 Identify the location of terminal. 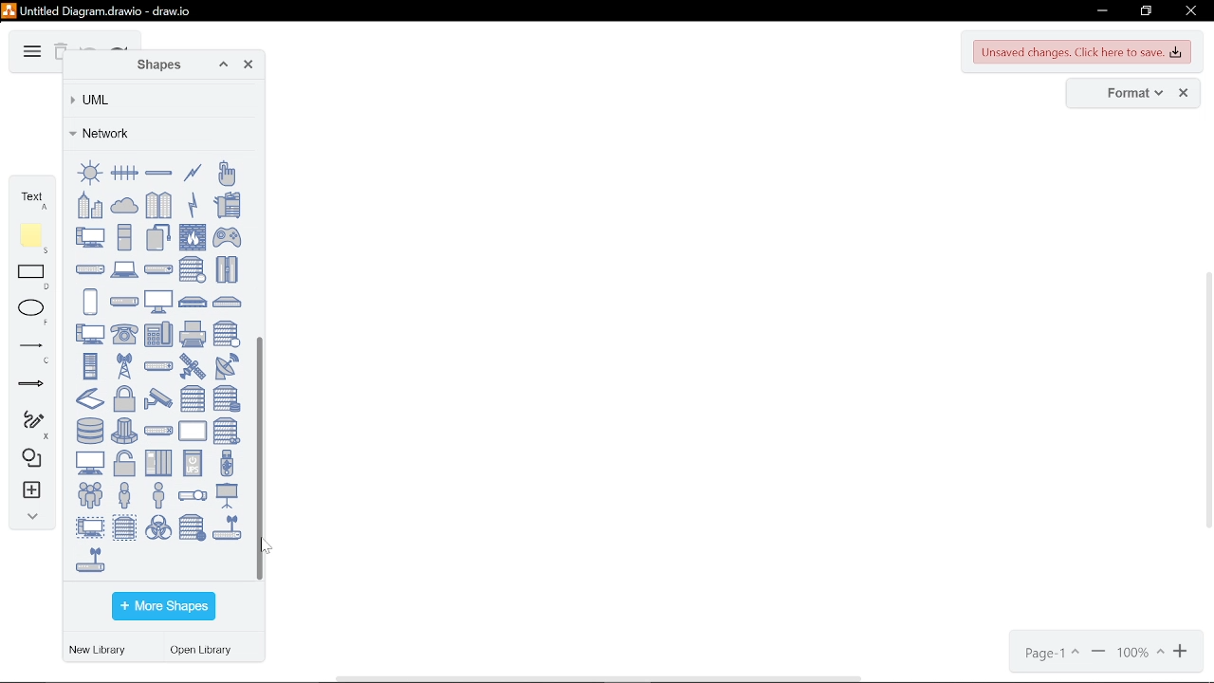
(90, 463).